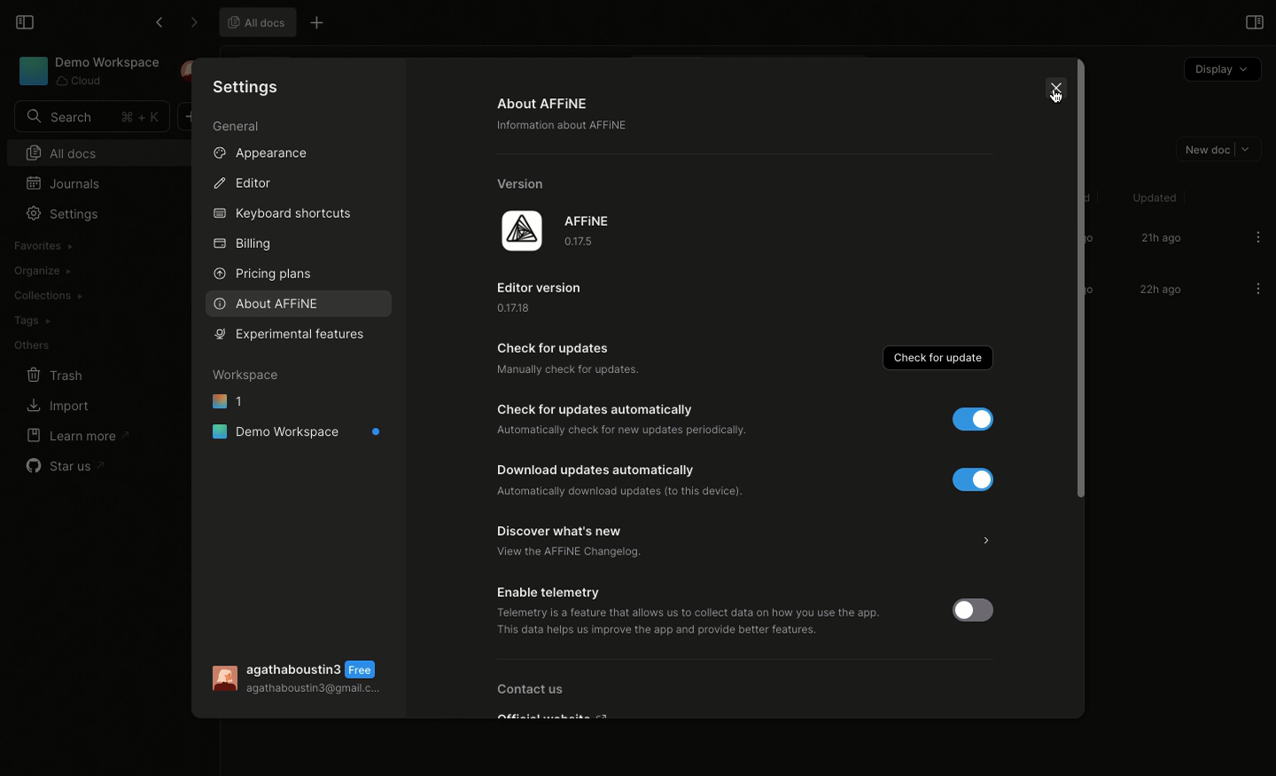 This screenshot has width=1276, height=776. Describe the element at coordinates (629, 420) in the screenshot. I see `Check for updates automatically` at that location.